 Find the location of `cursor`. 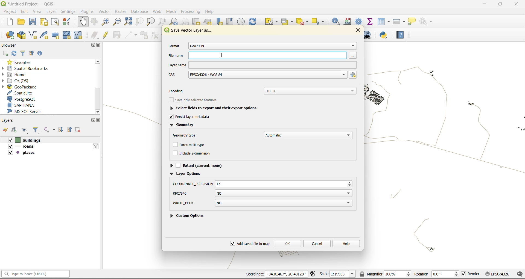

cursor is located at coordinates (223, 56).